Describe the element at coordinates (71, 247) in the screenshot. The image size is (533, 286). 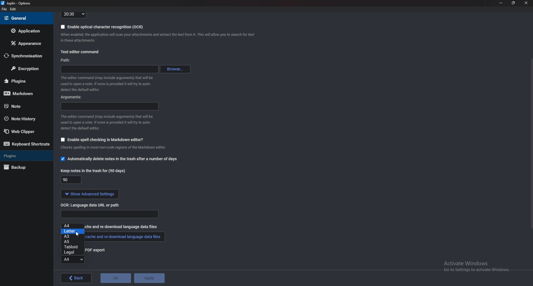
I see `tabloid` at that location.